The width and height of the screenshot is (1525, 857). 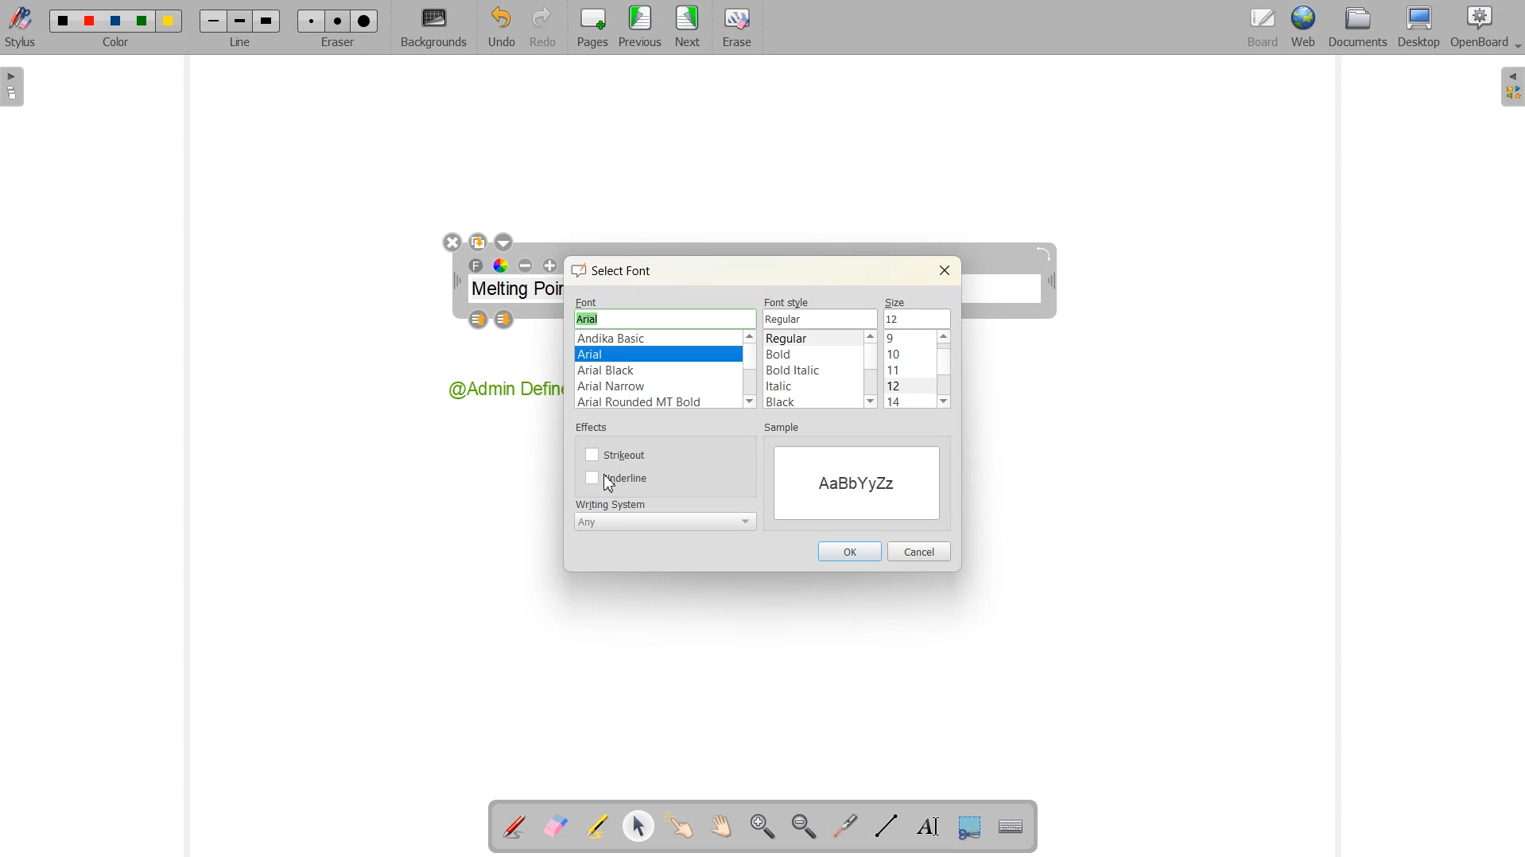 What do you see at coordinates (22, 28) in the screenshot?
I see `Stylus` at bounding box center [22, 28].